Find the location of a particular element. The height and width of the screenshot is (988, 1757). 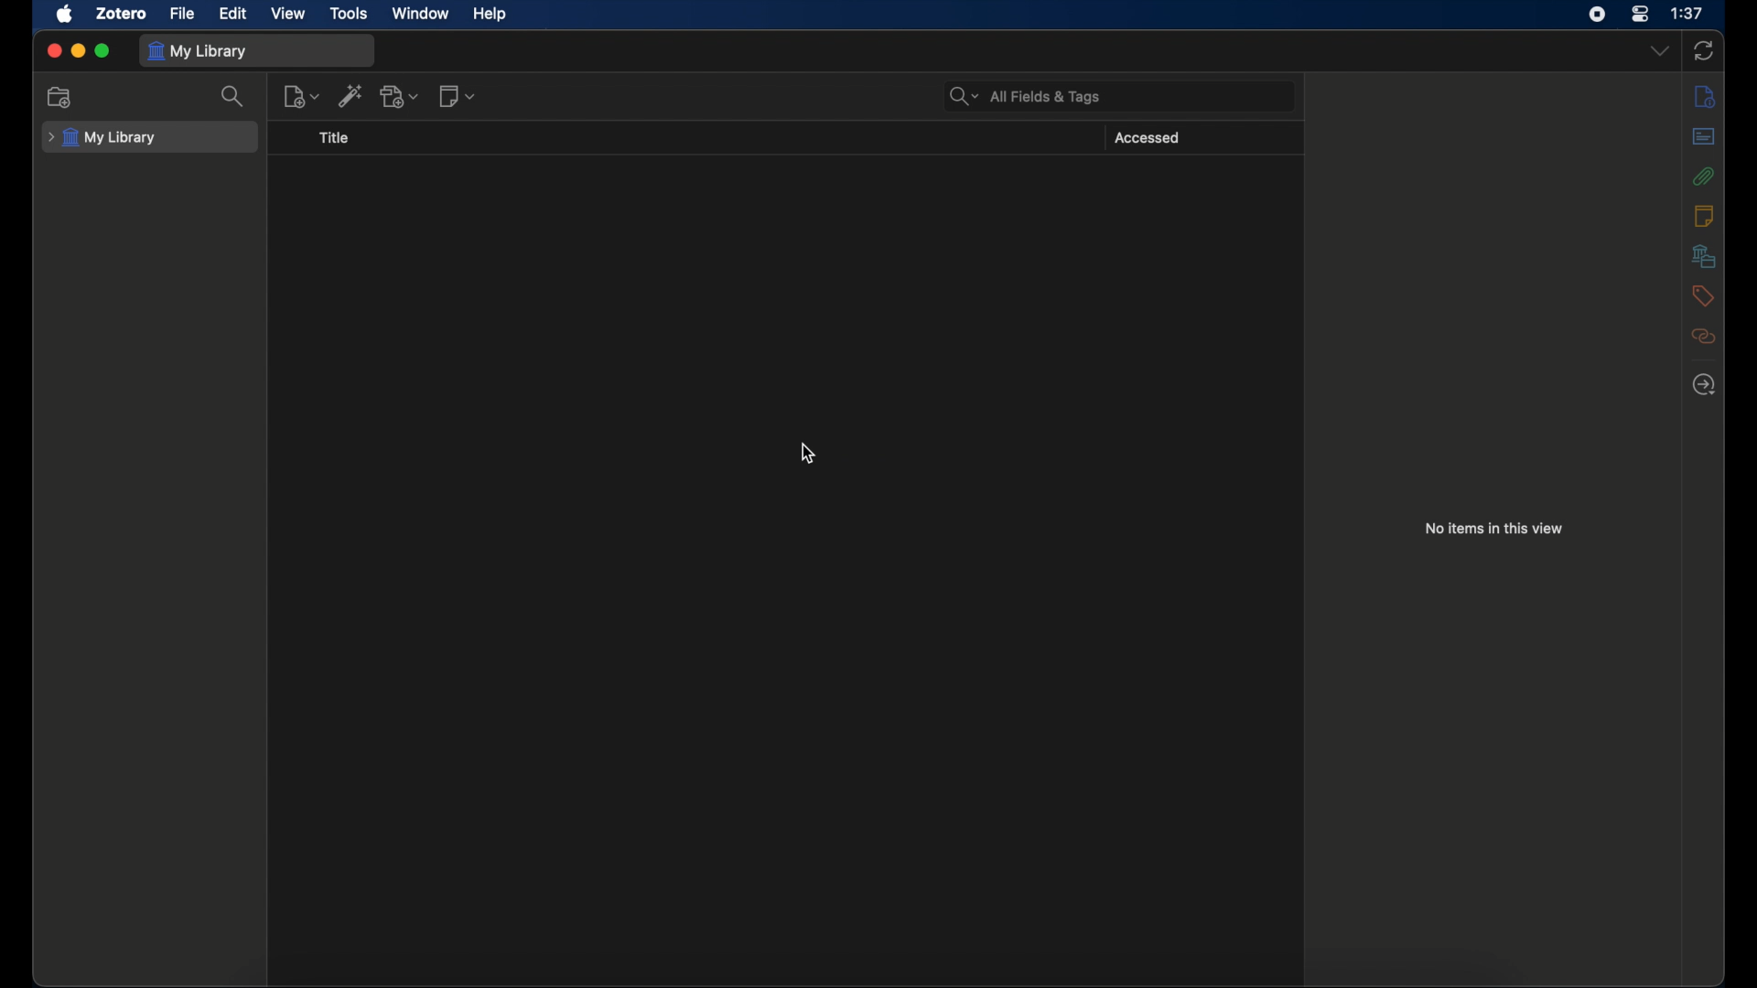

screen recorder is located at coordinates (1597, 14).